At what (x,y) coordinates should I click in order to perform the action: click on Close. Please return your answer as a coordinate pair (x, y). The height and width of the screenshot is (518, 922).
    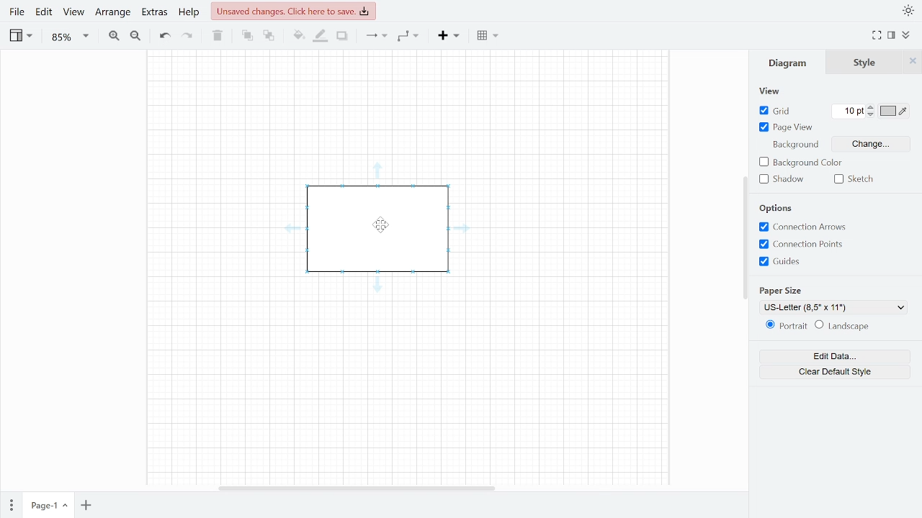
    Looking at the image, I should click on (913, 60).